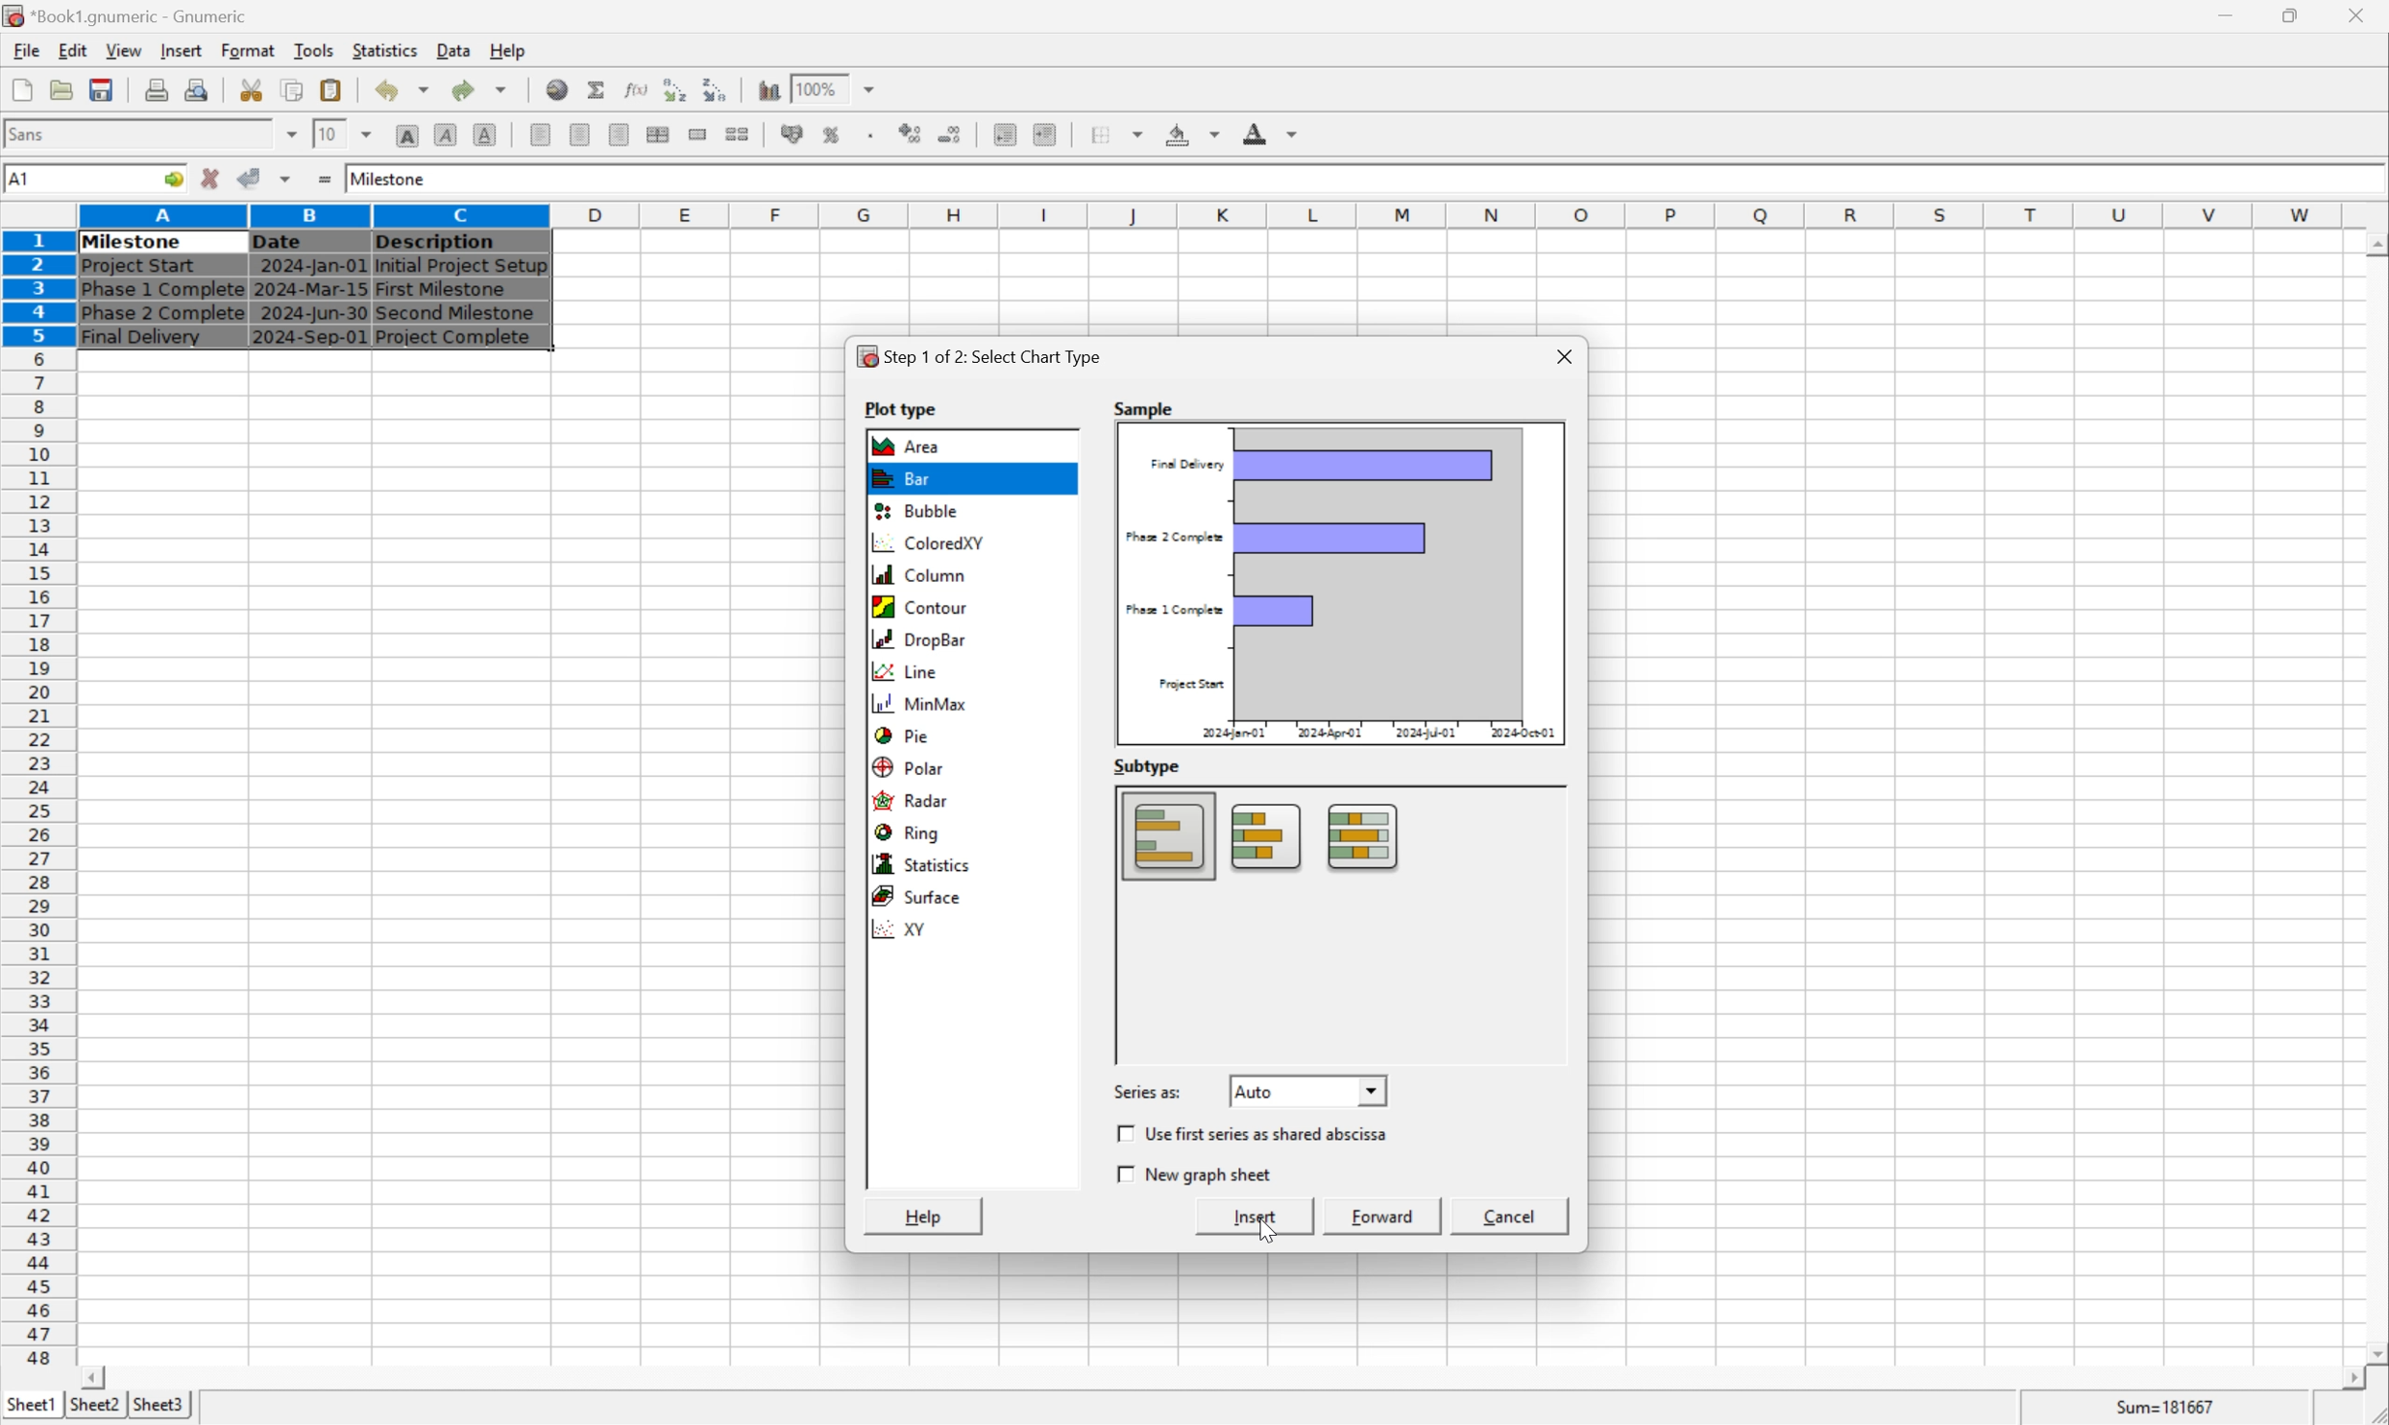  Describe the element at coordinates (26, 51) in the screenshot. I see `file` at that location.